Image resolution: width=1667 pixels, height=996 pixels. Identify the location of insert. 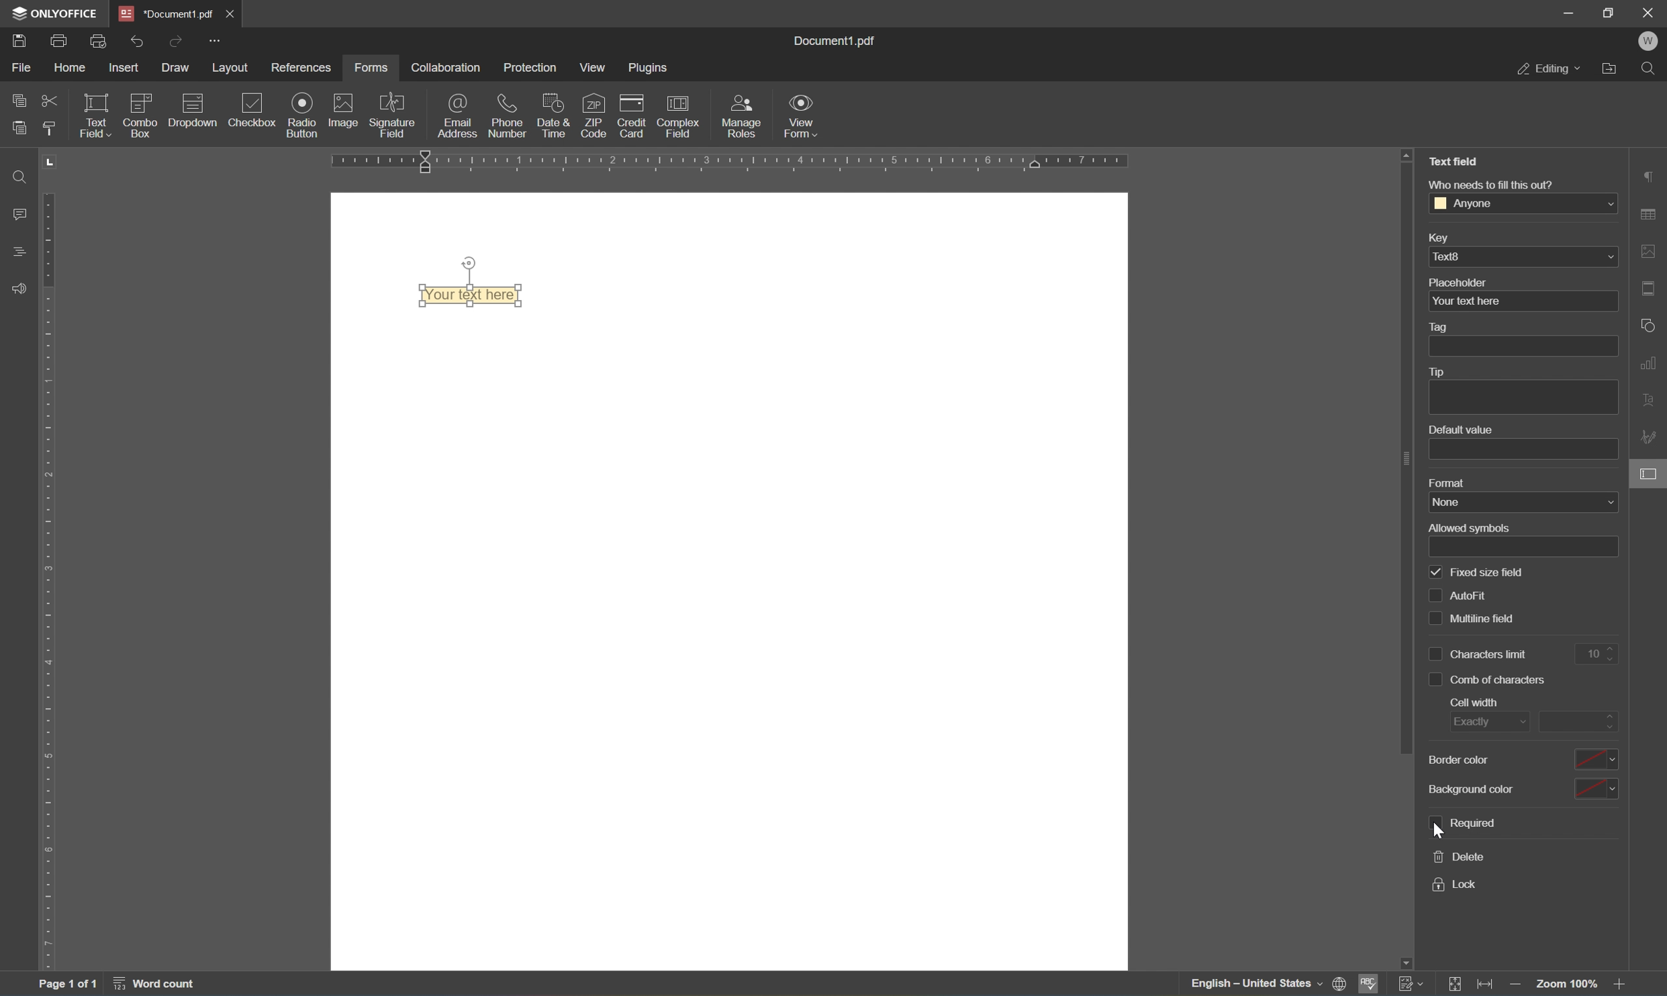
(125, 68).